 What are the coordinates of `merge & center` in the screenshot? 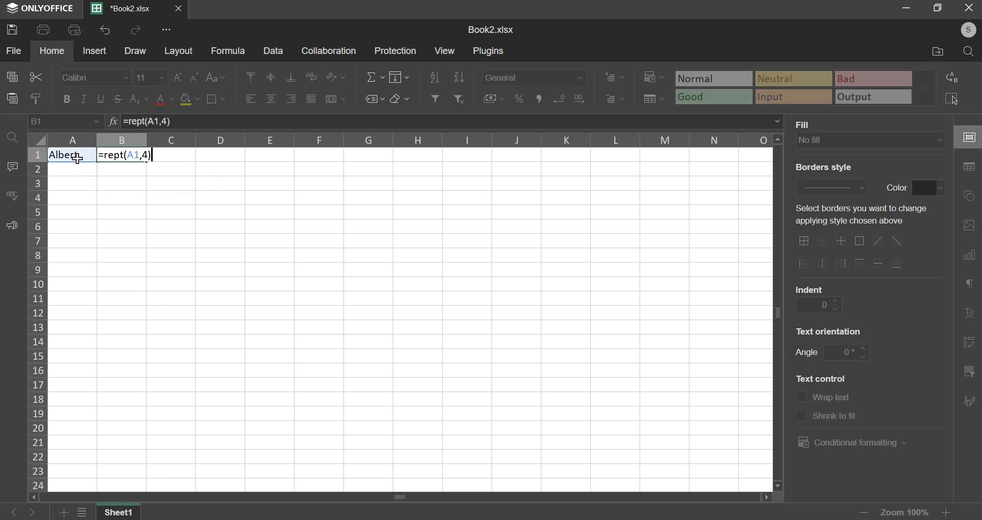 It's located at (335, 99).